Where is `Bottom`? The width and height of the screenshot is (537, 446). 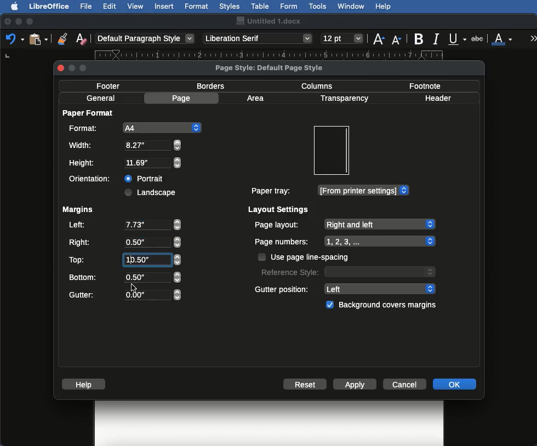
Bottom is located at coordinates (124, 276).